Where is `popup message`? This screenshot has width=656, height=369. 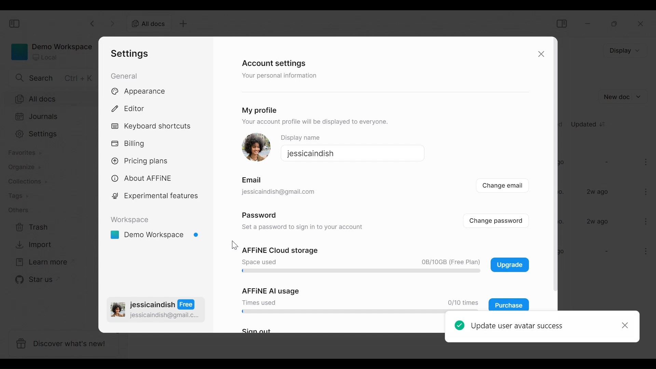 popup message is located at coordinates (543, 328).